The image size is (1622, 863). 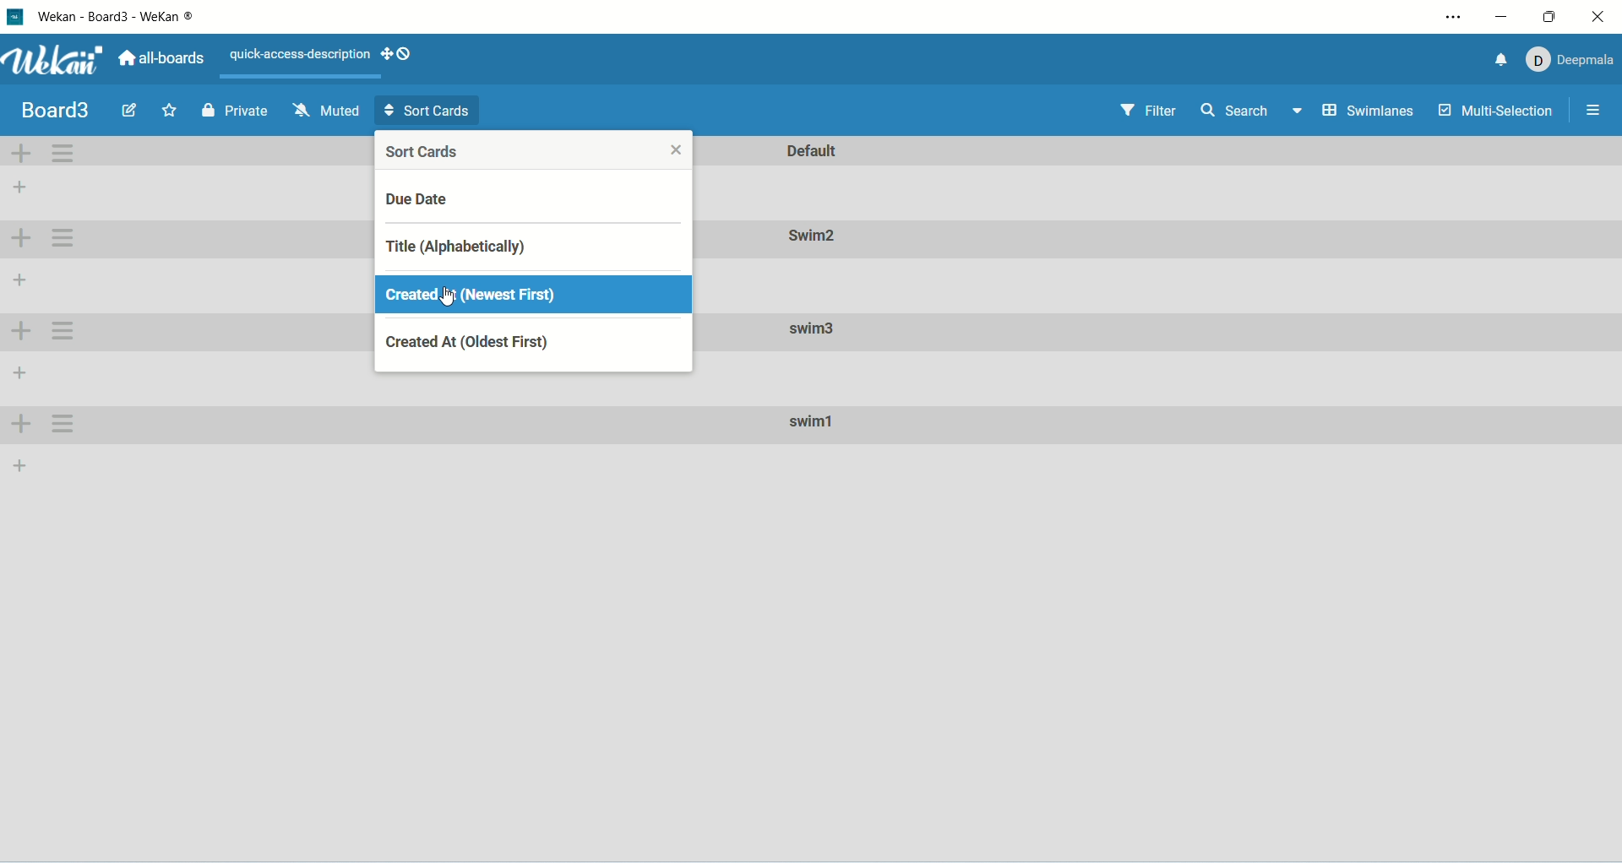 I want to click on due date, so click(x=531, y=196).